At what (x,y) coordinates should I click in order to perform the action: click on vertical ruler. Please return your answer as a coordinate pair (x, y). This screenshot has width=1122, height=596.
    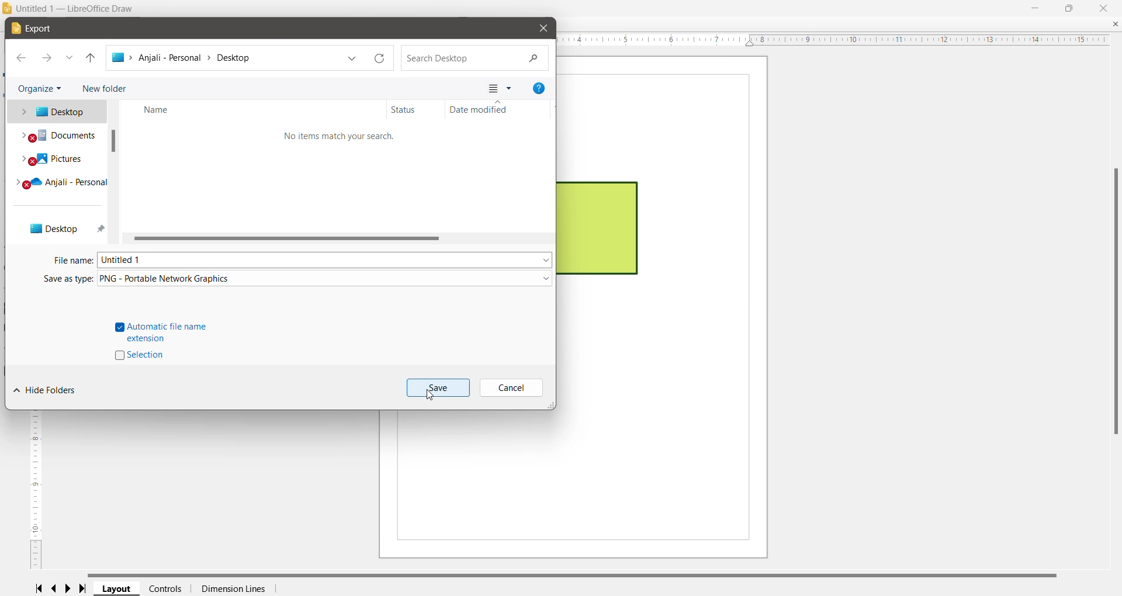
    Looking at the image, I should click on (33, 491).